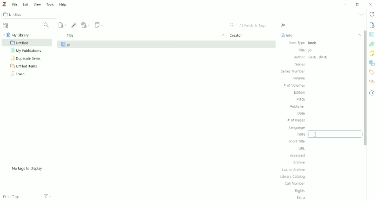  I want to click on All Fields & Tags, so click(250, 25).